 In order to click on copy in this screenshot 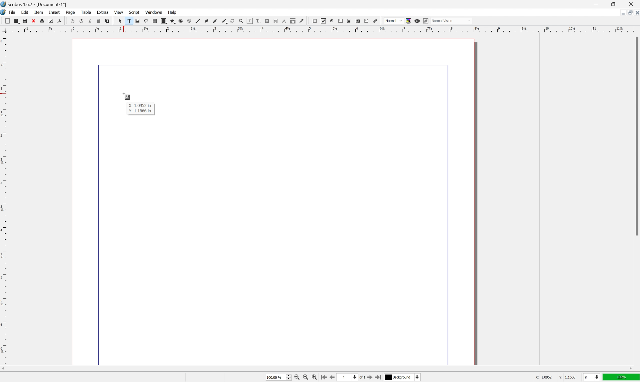, I will do `click(98, 21)`.